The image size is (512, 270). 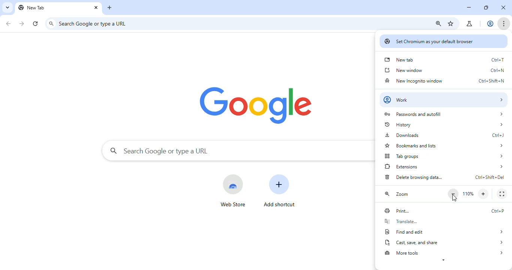 I want to click on delete browsing data, so click(x=444, y=177).